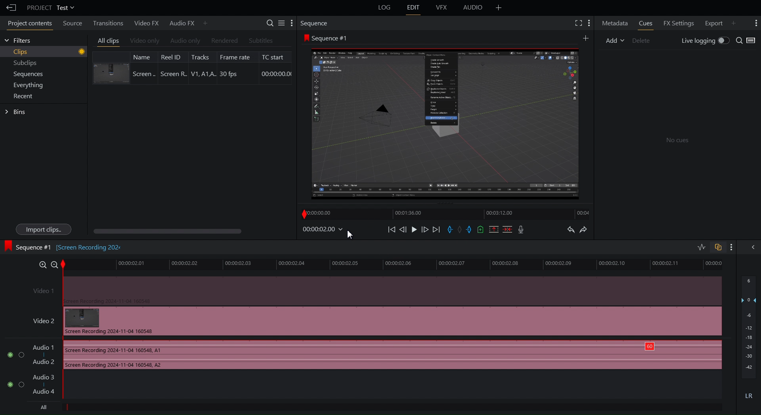  Describe the element at coordinates (17, 112) in the screenshot. I see `Bins` at that location.